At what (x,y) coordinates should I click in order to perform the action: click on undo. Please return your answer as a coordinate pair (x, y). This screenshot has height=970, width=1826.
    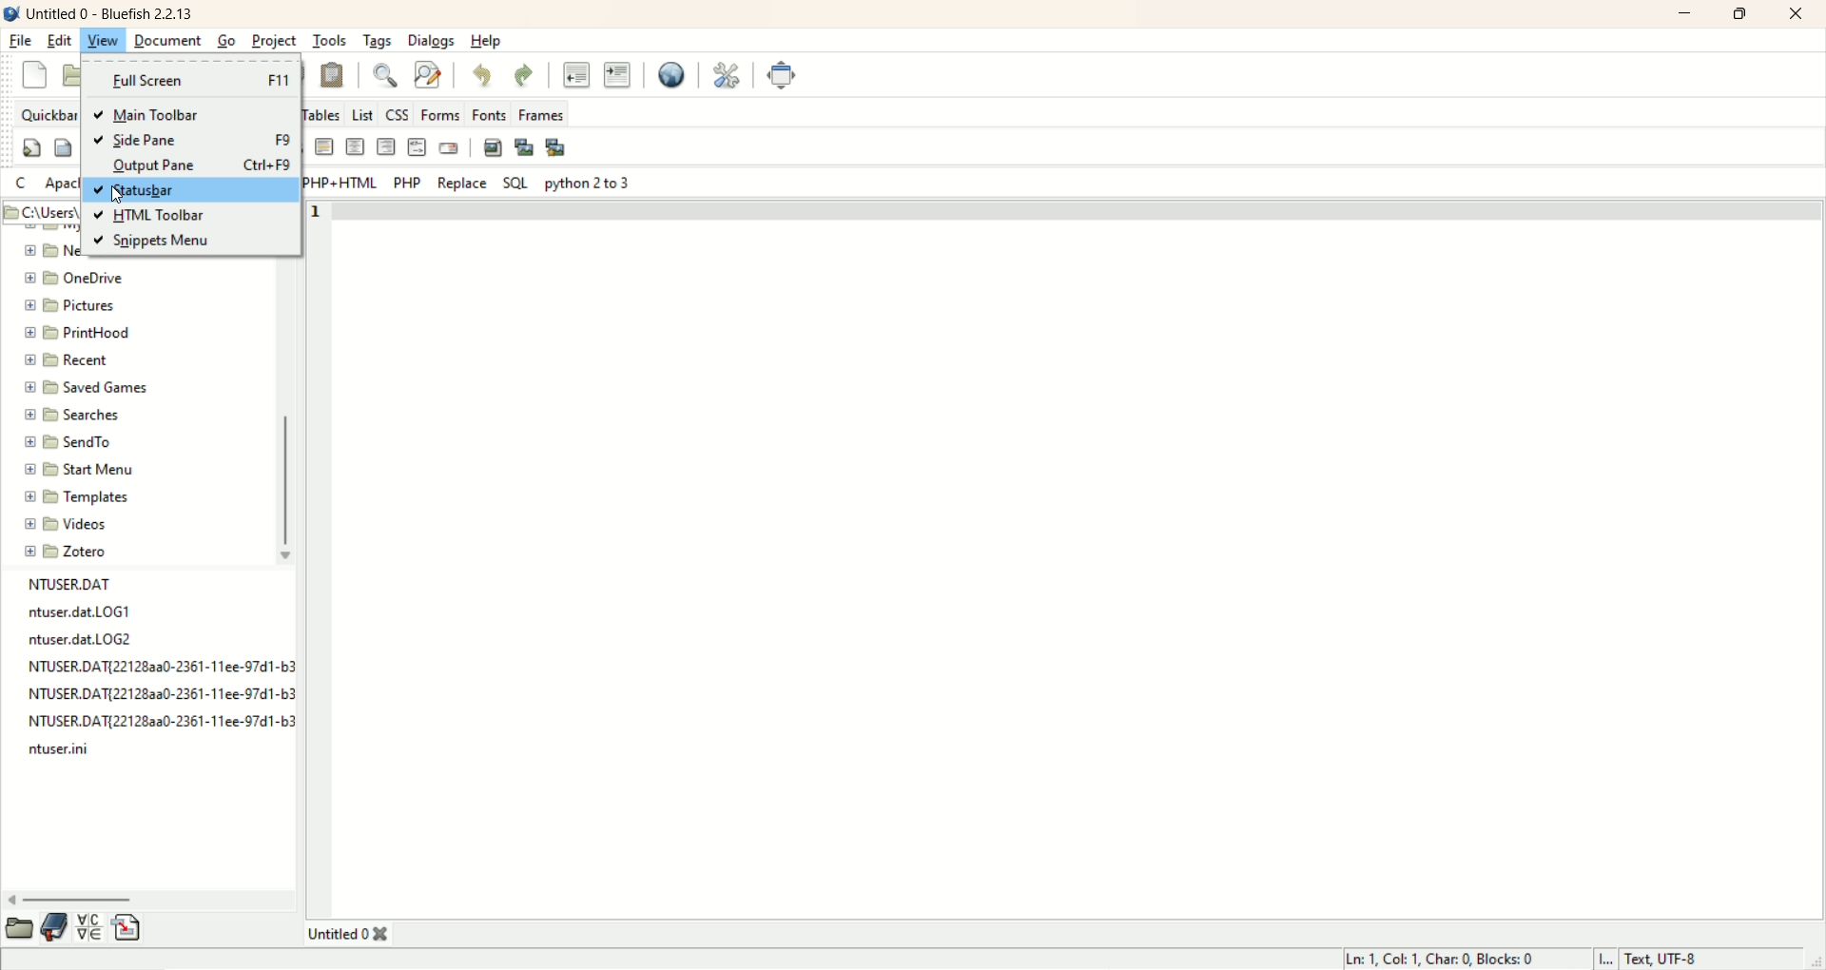
    Looking at the image, I should click on (484, 77).